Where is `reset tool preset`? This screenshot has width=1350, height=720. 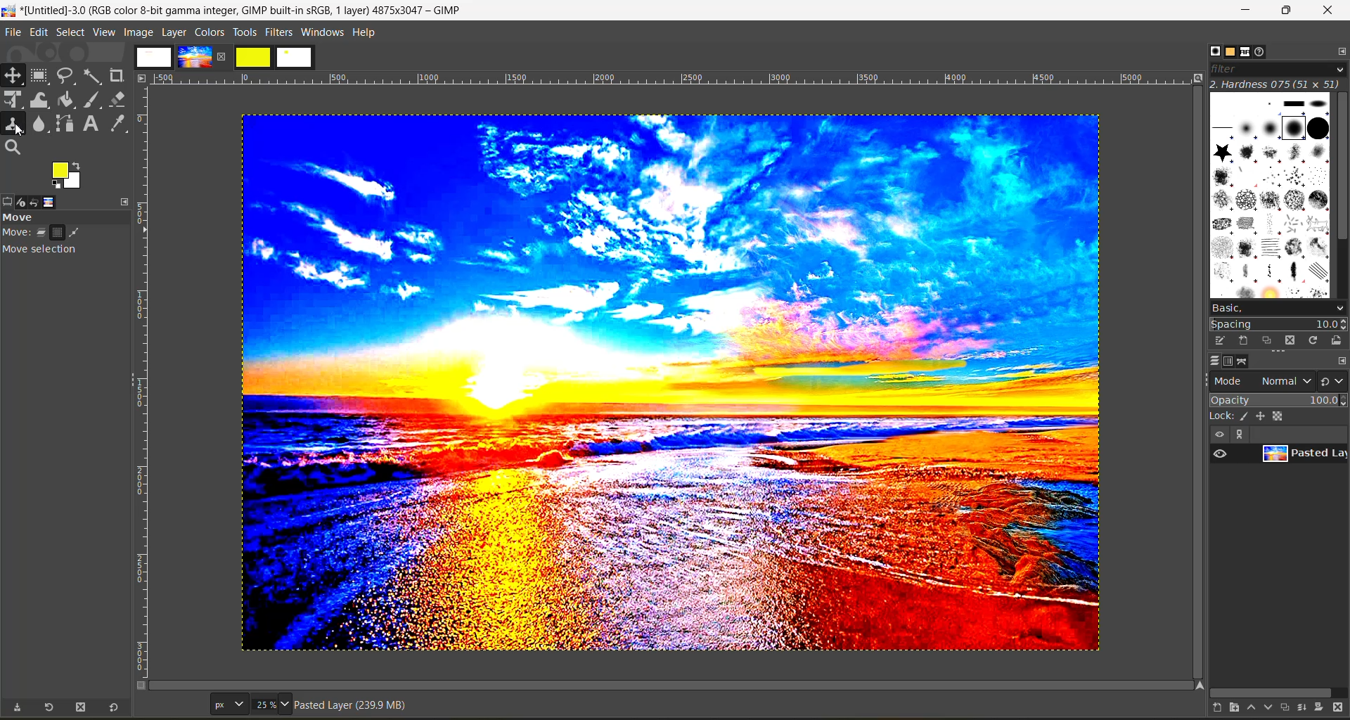 reset tool preset is located at coordinates (49, 707).